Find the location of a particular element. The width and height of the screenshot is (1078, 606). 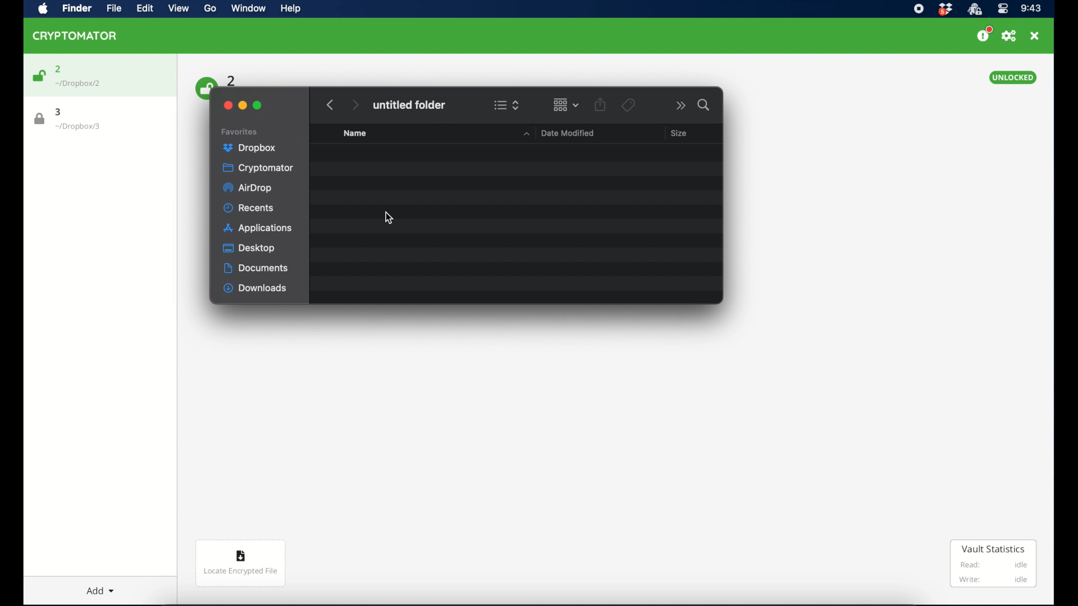

view is located at coordinates (179, 8).